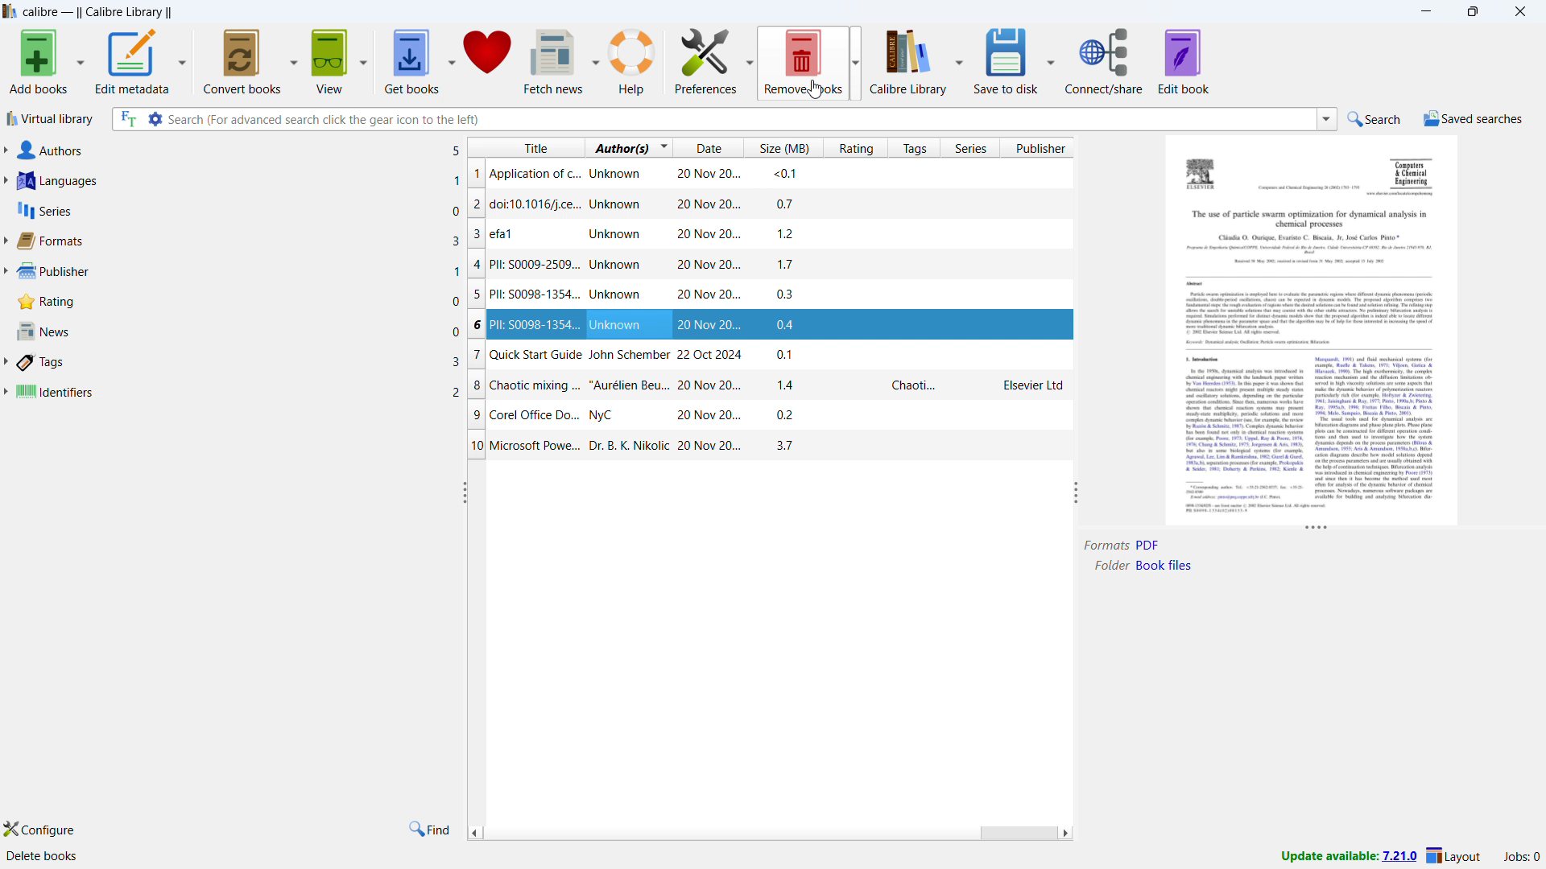  Describe the element at coordinates (238, 210) in the screenshot. I see `series` at that location.